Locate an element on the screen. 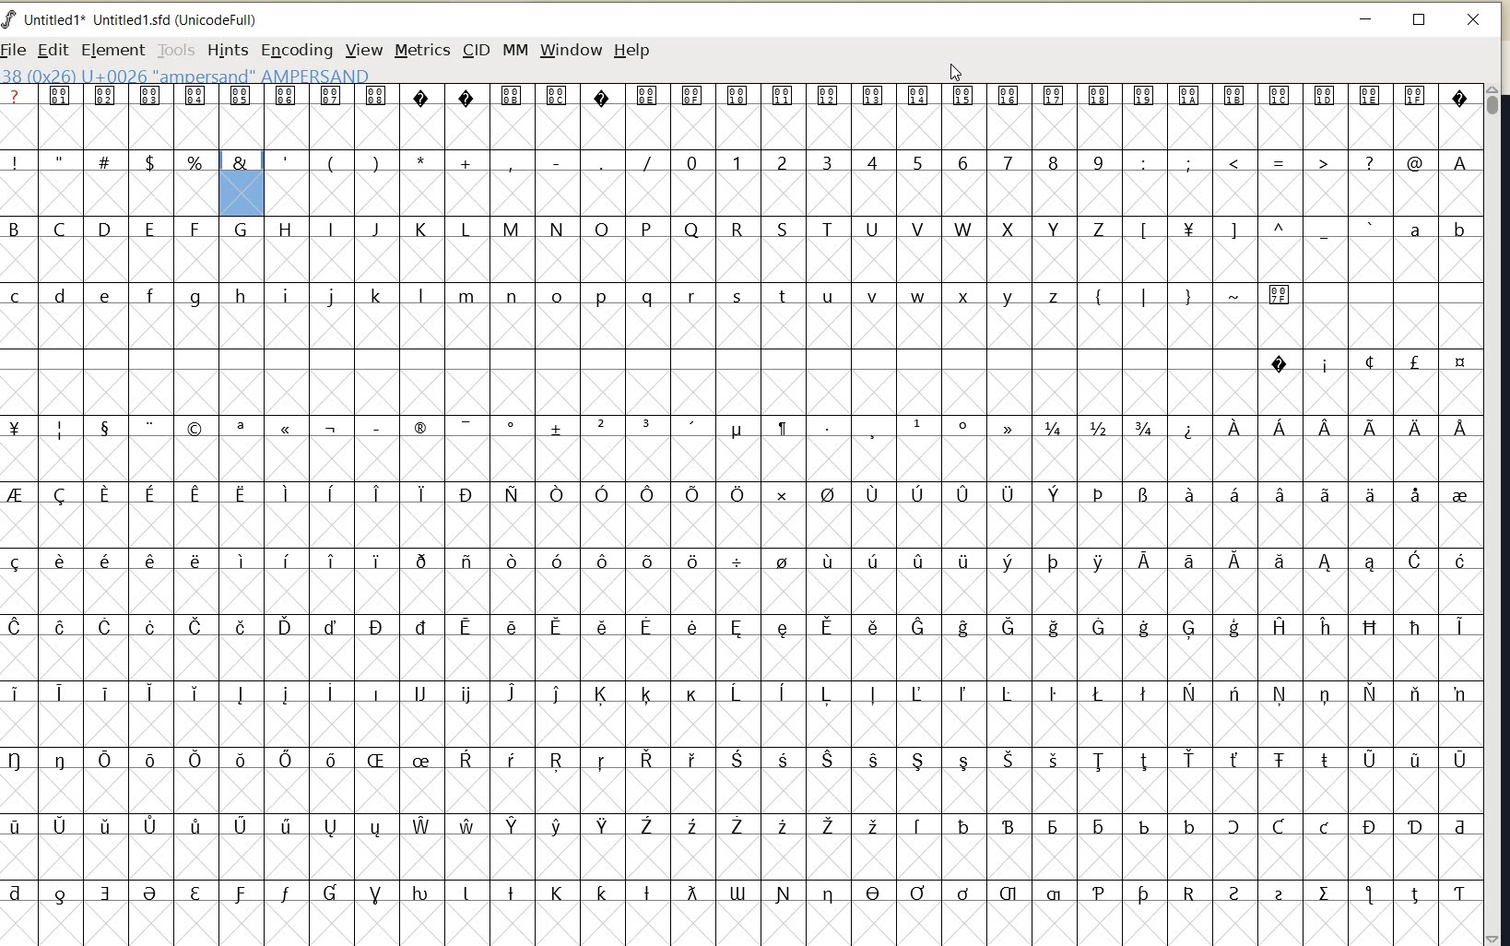 Image resolution: width=1510 pixels, height=946 pixels. HELP is located at coordinates (632, 52).